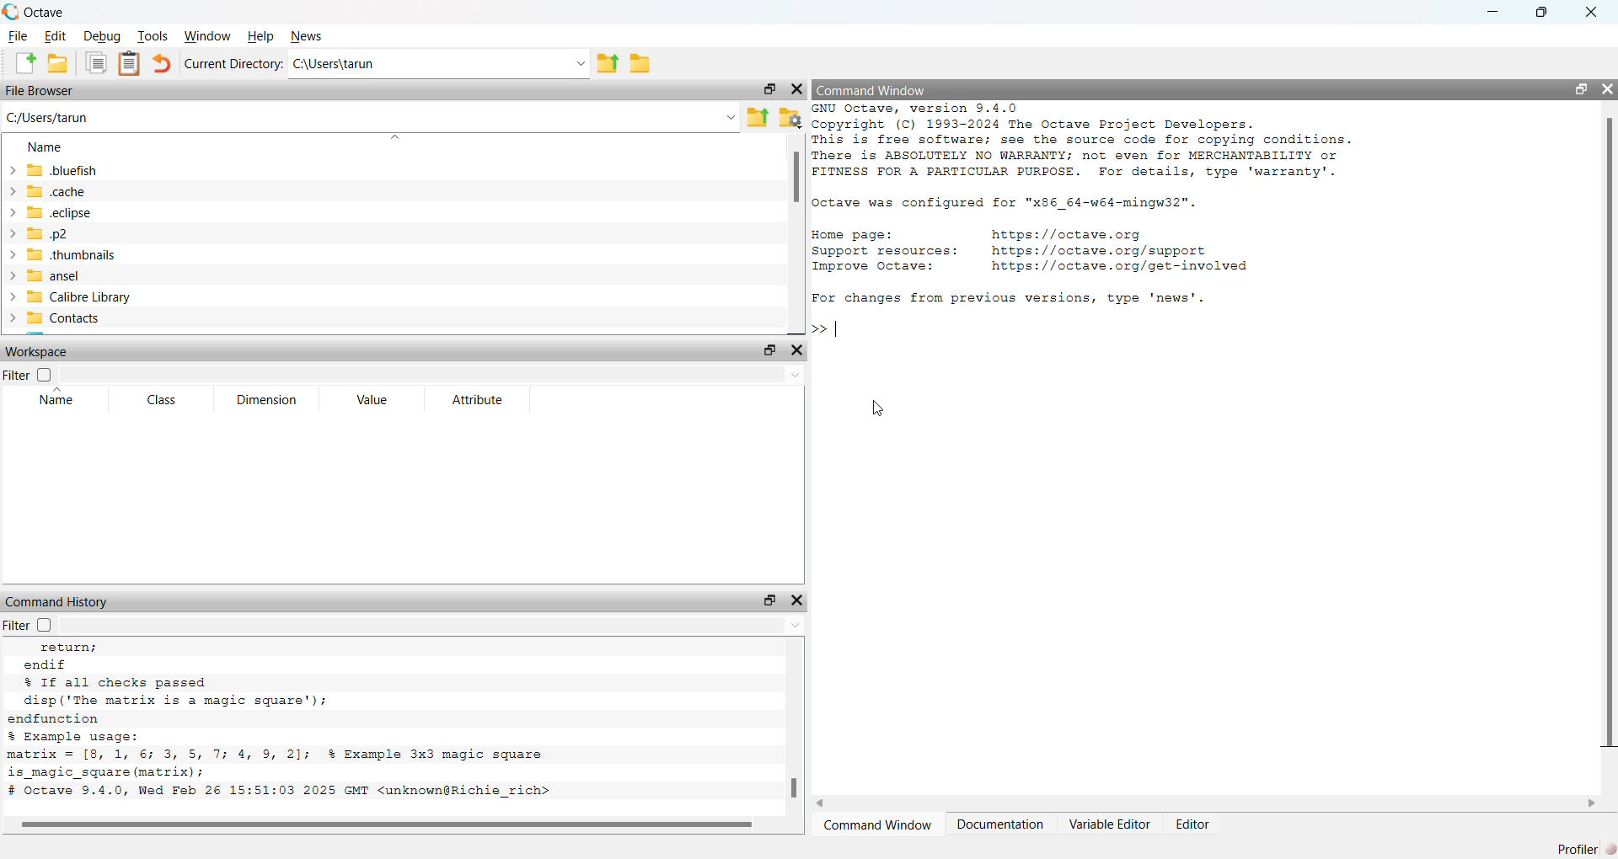  What do you see at coordinates (207, 36) in the screenshot?
I see `Window` at bounding box center [207, 36].